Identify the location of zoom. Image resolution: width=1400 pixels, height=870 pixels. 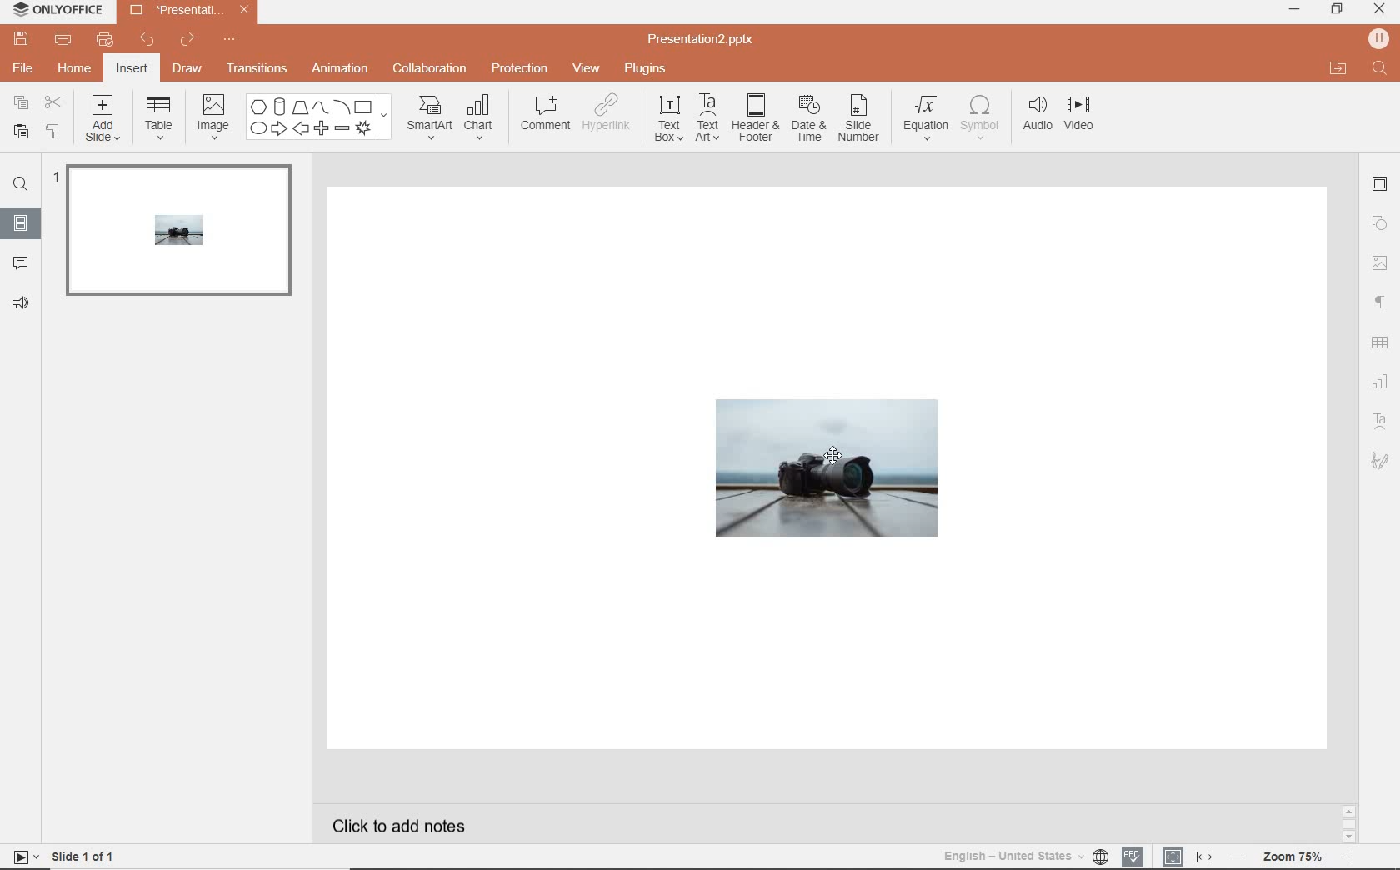
(1292, 855).